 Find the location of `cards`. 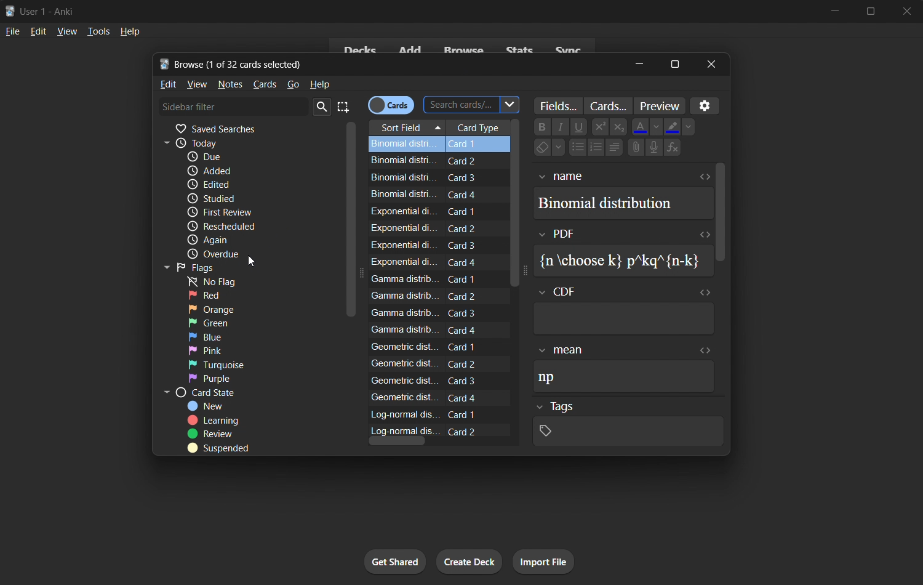

cards is located at coordinates (265, 85).